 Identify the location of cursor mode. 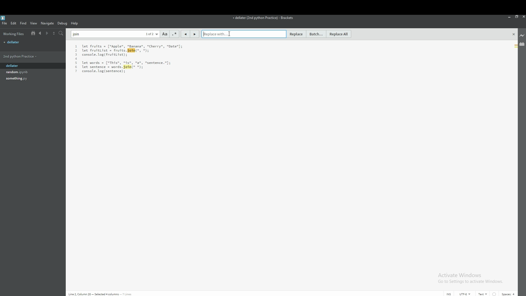
(449, 294).